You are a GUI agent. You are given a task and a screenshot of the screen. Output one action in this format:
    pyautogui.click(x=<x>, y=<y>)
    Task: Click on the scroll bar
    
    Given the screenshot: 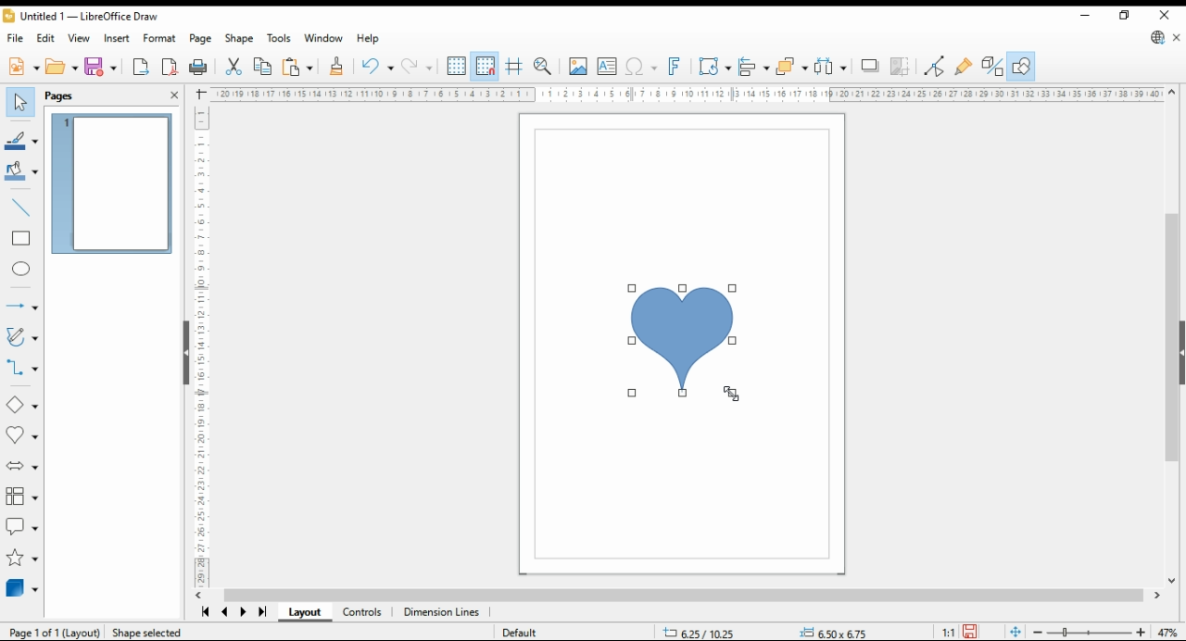 What is the action you would take?
    pyautogui.click(x=681, y=596)
    